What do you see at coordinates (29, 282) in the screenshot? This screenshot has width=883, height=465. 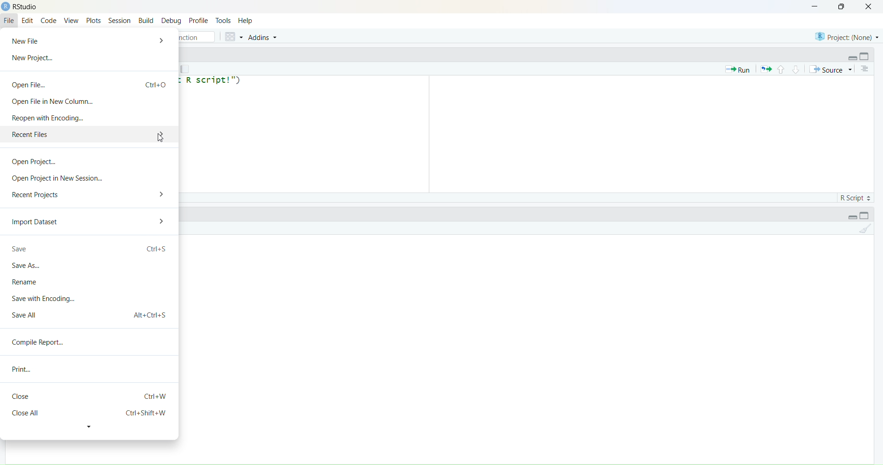 I see `Rename` at bounding box center [29, 282].